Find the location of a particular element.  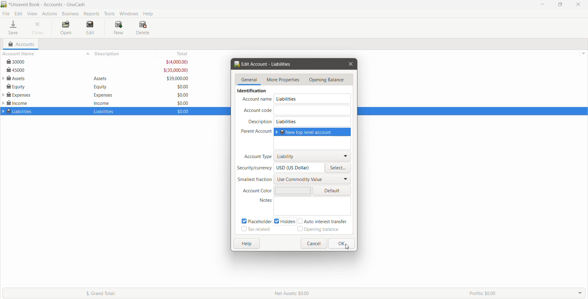

 is located at coordinates (253, 91).